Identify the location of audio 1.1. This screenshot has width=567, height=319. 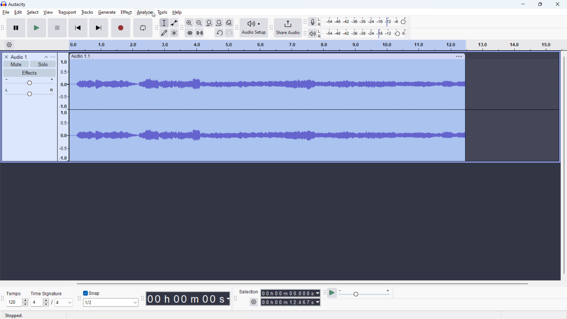
(81, 56).